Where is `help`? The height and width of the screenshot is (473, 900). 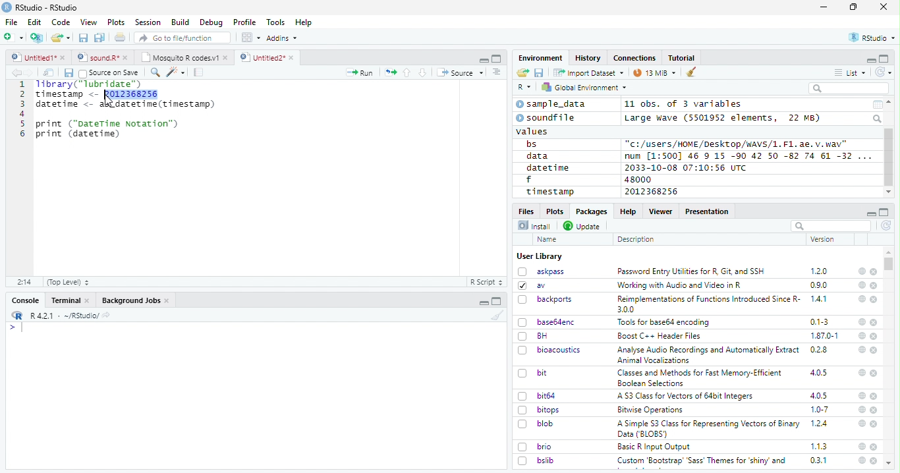
help is located at coordinates (860, 349).